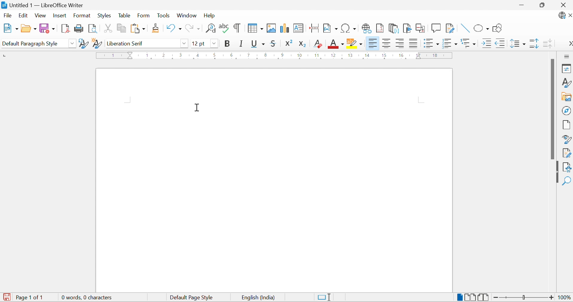  I want to click on Styles, so click(566, 82).